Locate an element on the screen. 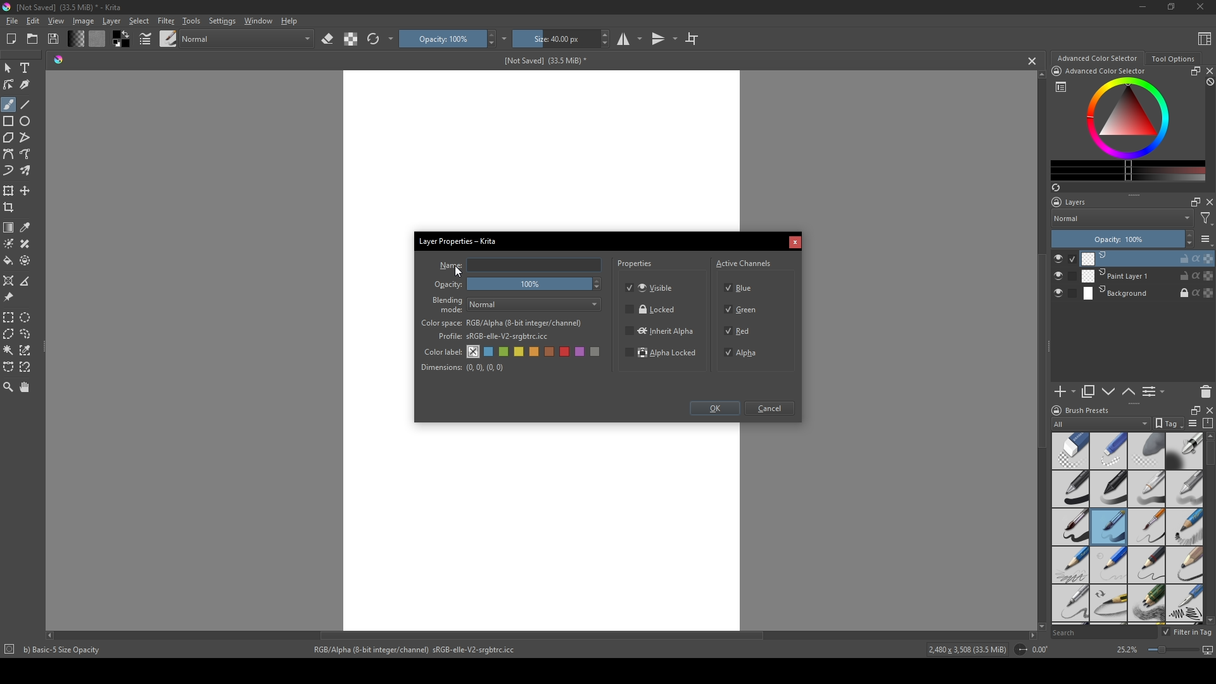  soft eraser is located at coordinates (1147, 450).